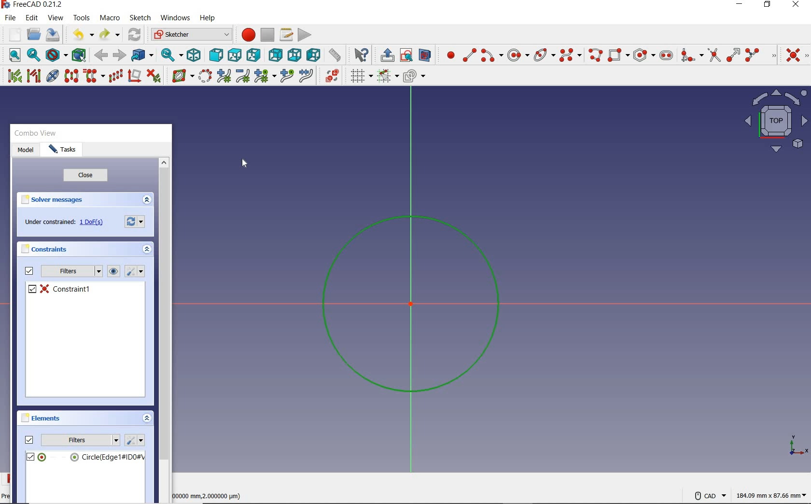 Image resolution: width=811 pixels, height=504 pixels. Describe the element at coordinates (32, 55) in the screenshot. I see `fit selection` at that location.